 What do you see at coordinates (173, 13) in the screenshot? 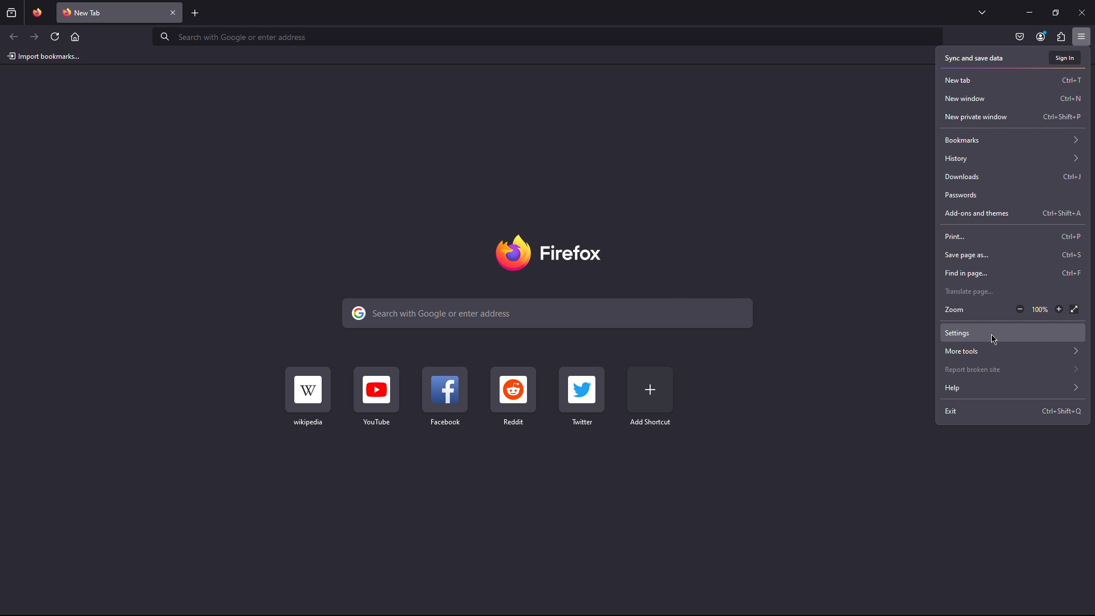
I see `Close` at bounding box center [173, 13].